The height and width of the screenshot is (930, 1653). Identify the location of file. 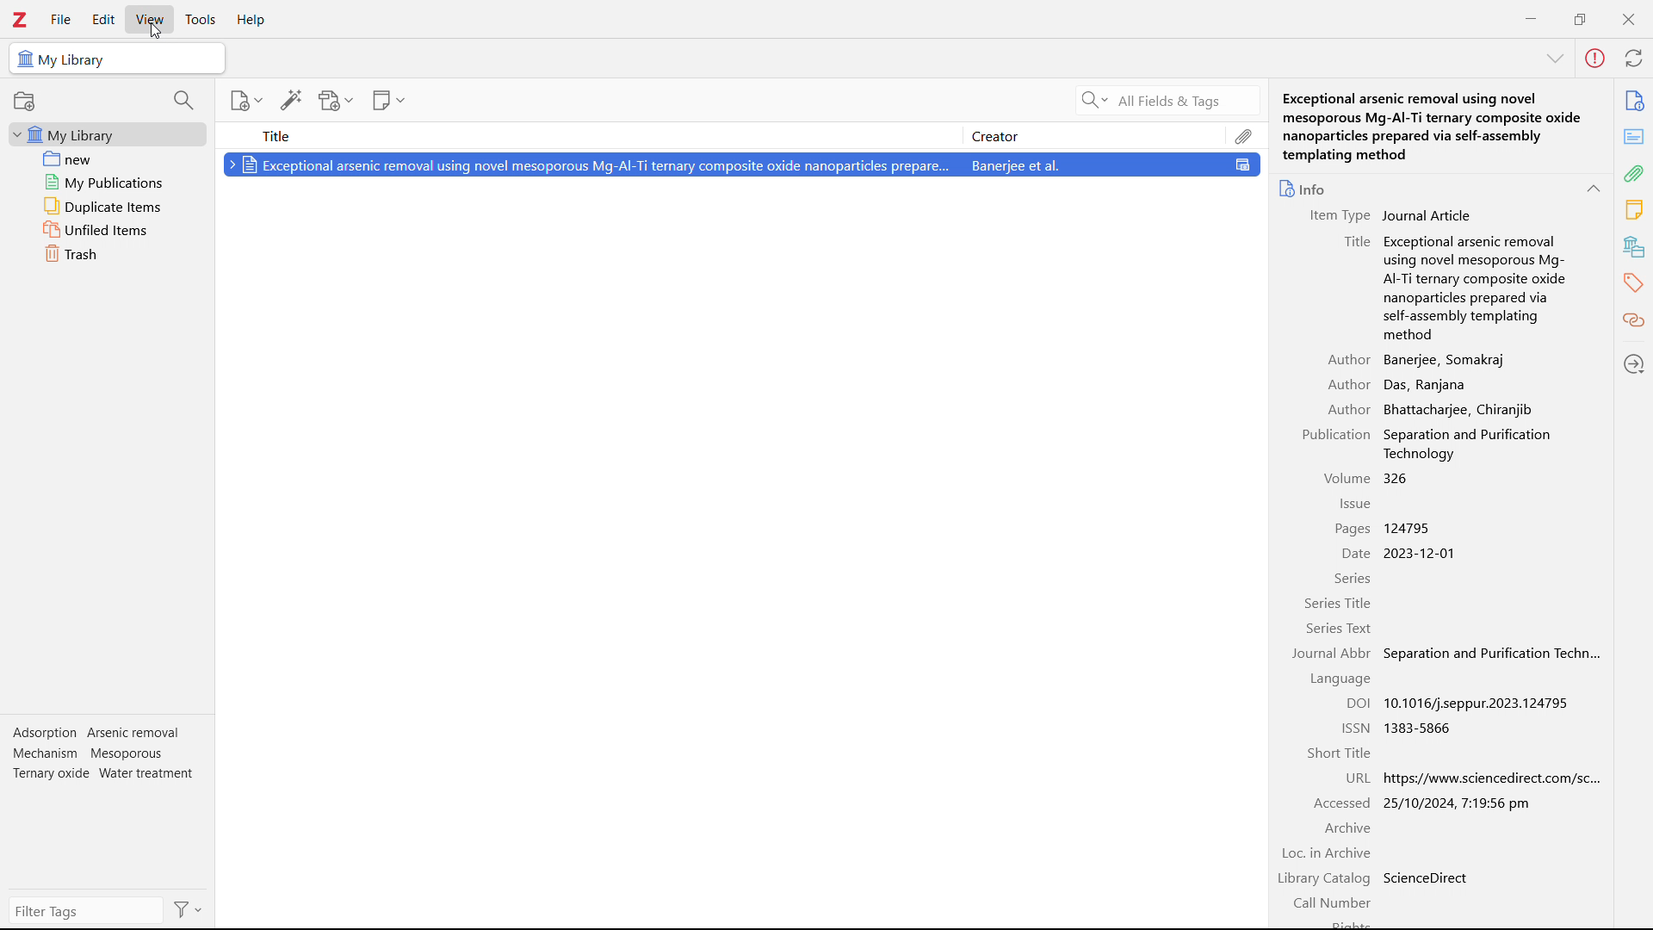
(61, 19).